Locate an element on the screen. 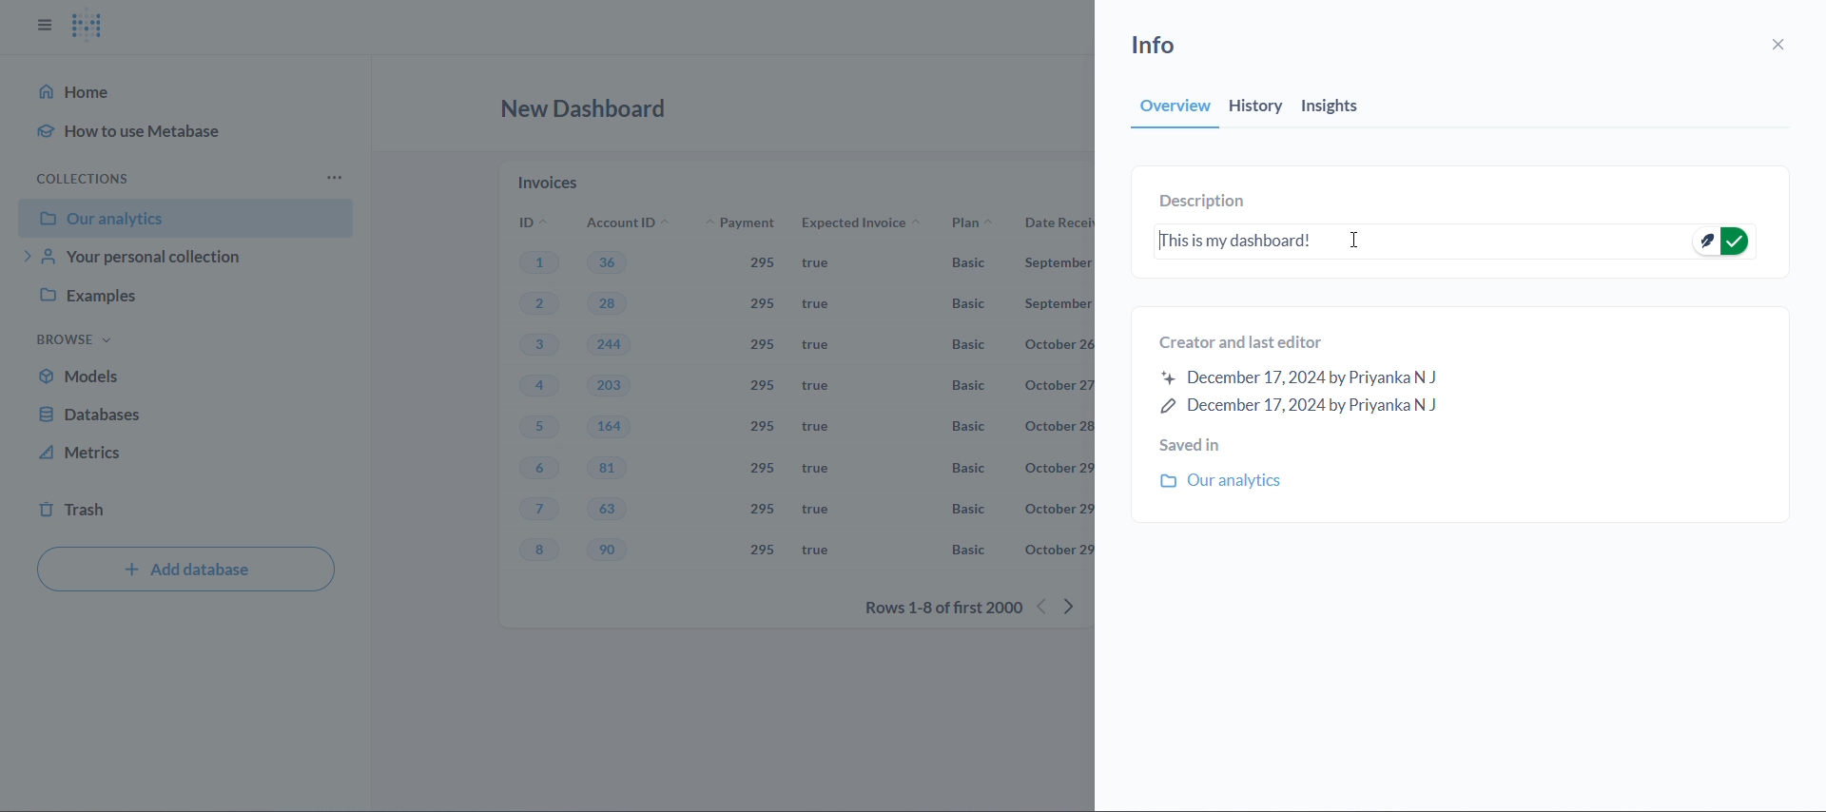 Image resolution: width=1826 pixels, height=812 pixels. examples is located at coordinates (179, 299).